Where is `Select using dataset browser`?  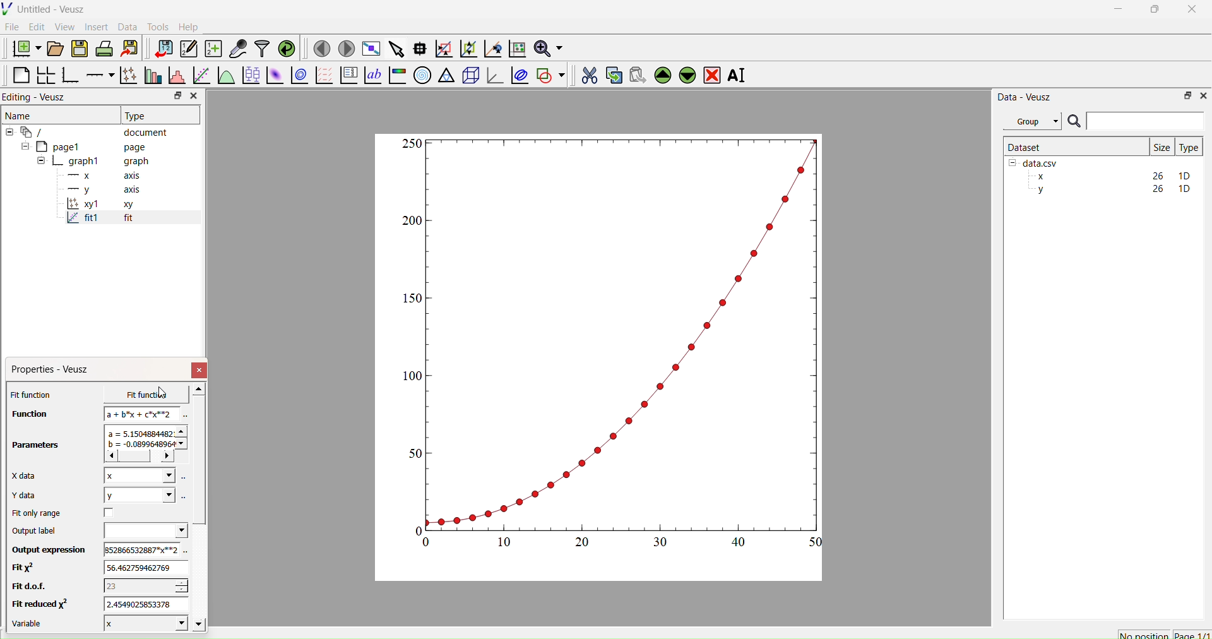 Select using dataset browser is located at coordinates (184, 496).